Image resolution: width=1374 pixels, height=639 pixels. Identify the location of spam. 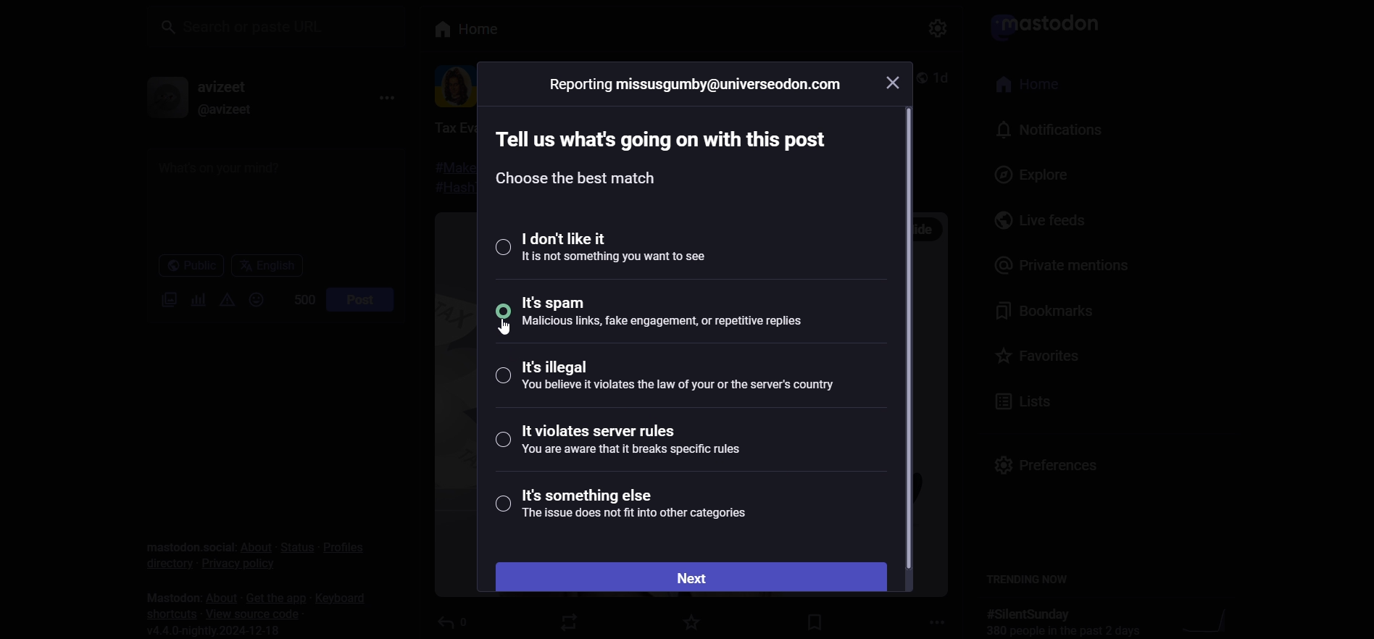
(665, 315).